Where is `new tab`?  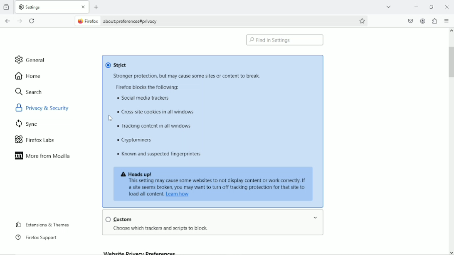 new tab is located at coordinates (97, 7).